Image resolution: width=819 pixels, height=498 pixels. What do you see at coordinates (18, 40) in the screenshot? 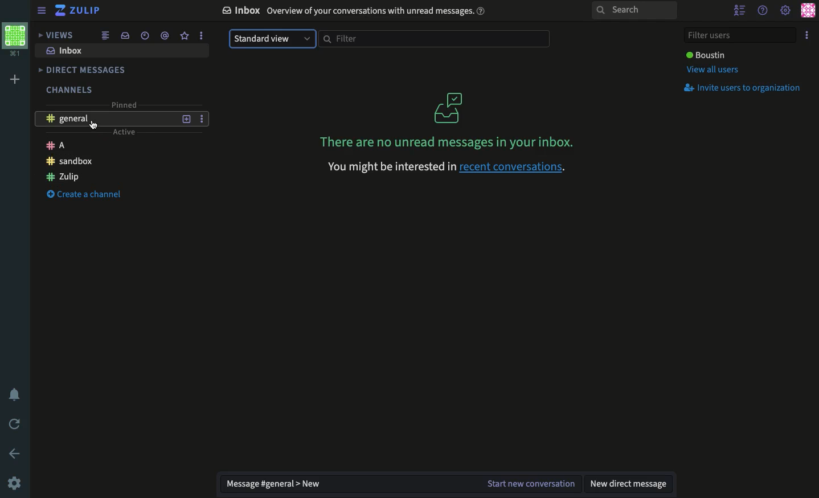
I see `Workspace profile` at bounding box center [18, 40].